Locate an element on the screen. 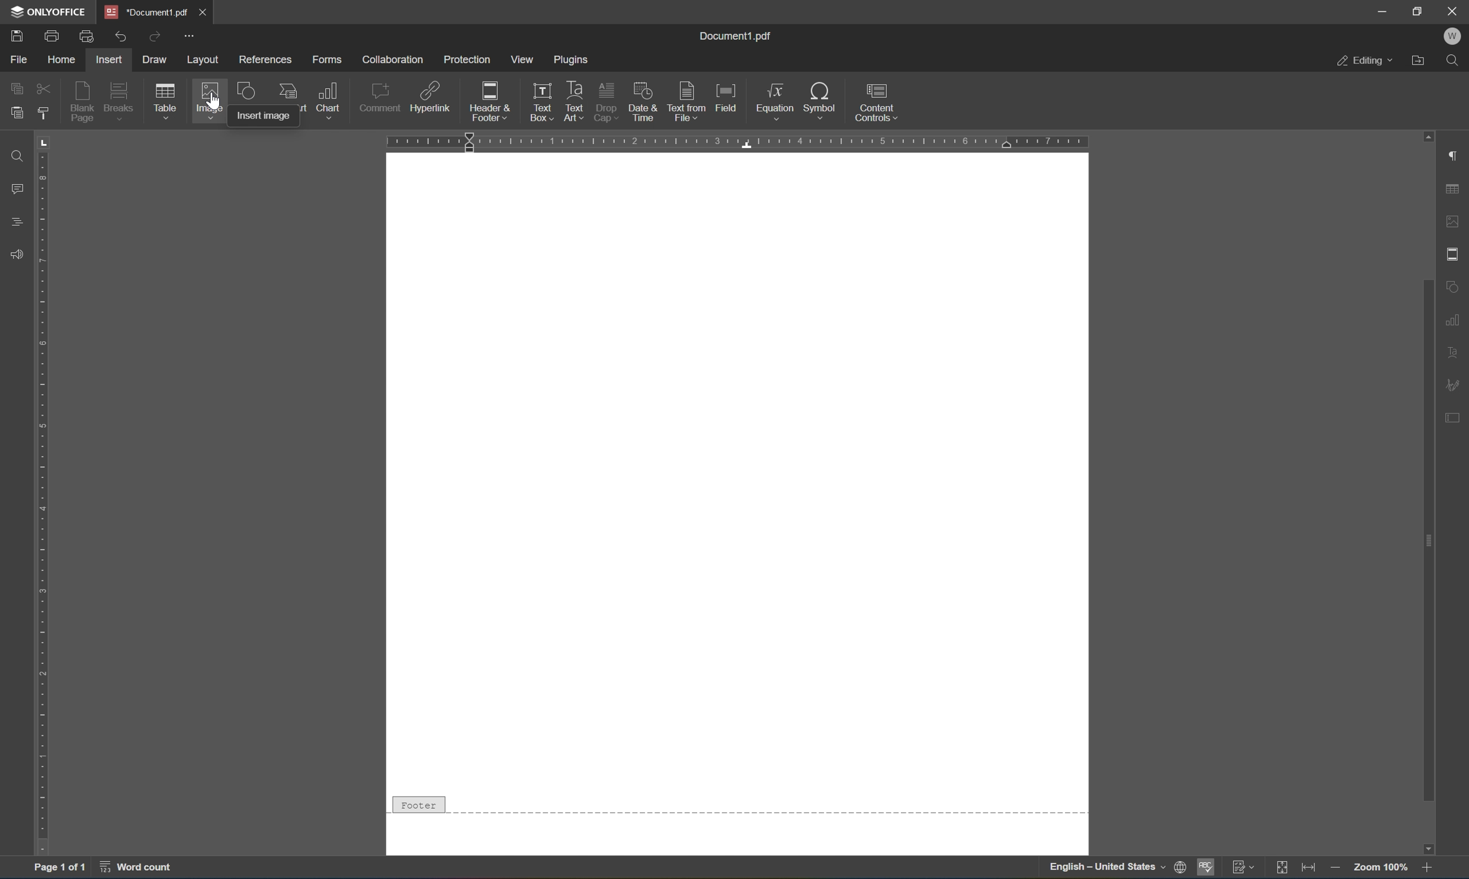 The image size is (1469, 879). table is located at coordinates (168, 102).